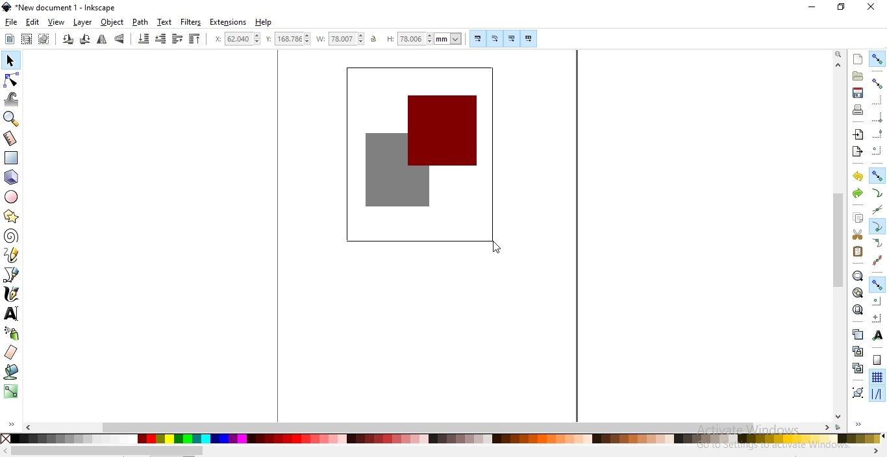  I want to click on text, so click(164, 21).